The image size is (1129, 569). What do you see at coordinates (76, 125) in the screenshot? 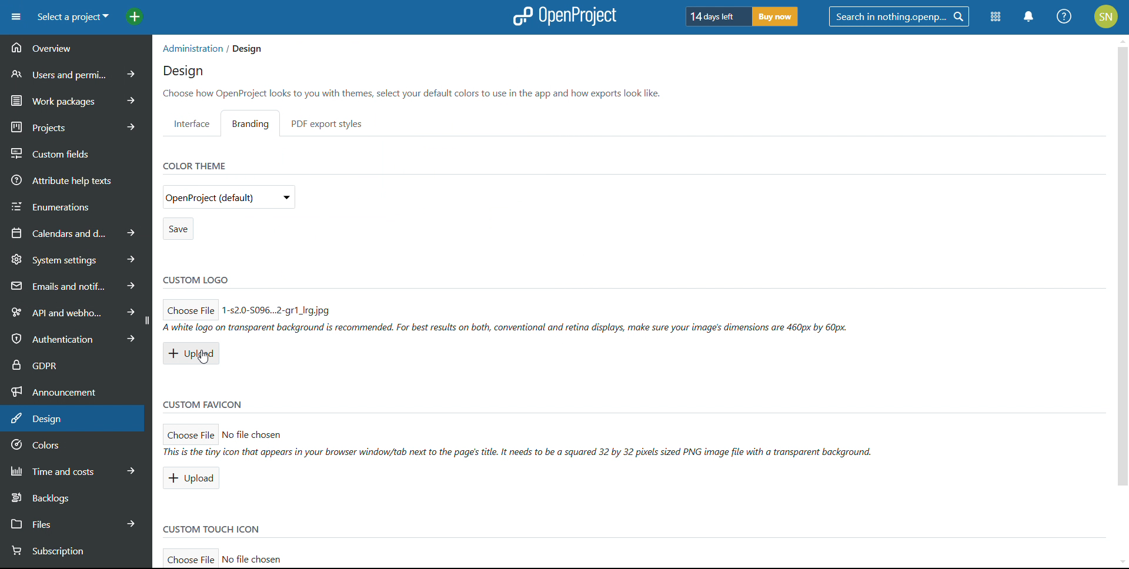
I see `projects` at bounding box center [76, 125].